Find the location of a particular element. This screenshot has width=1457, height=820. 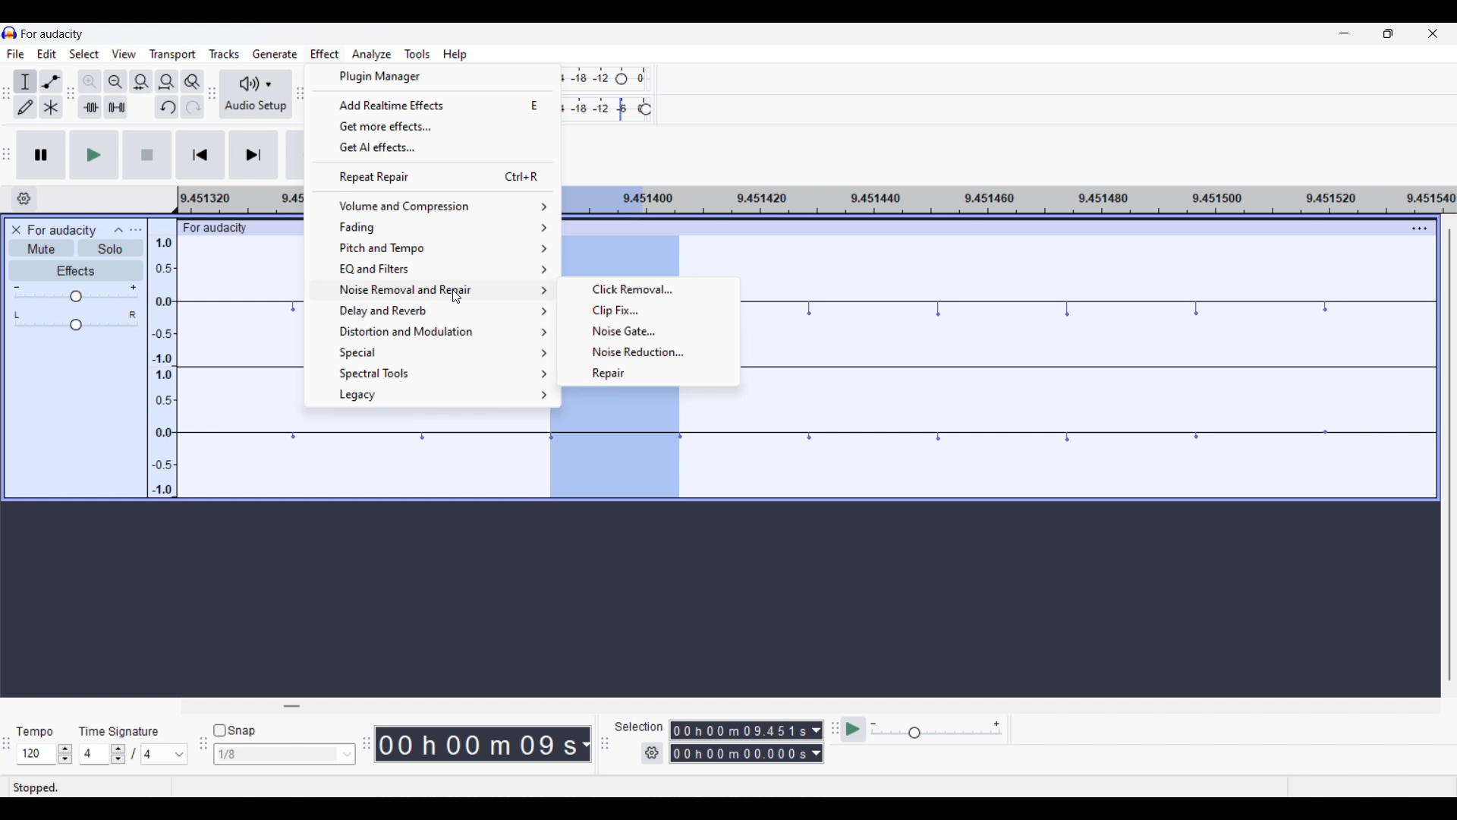

Track settings is located at coordinates (1420, 229).